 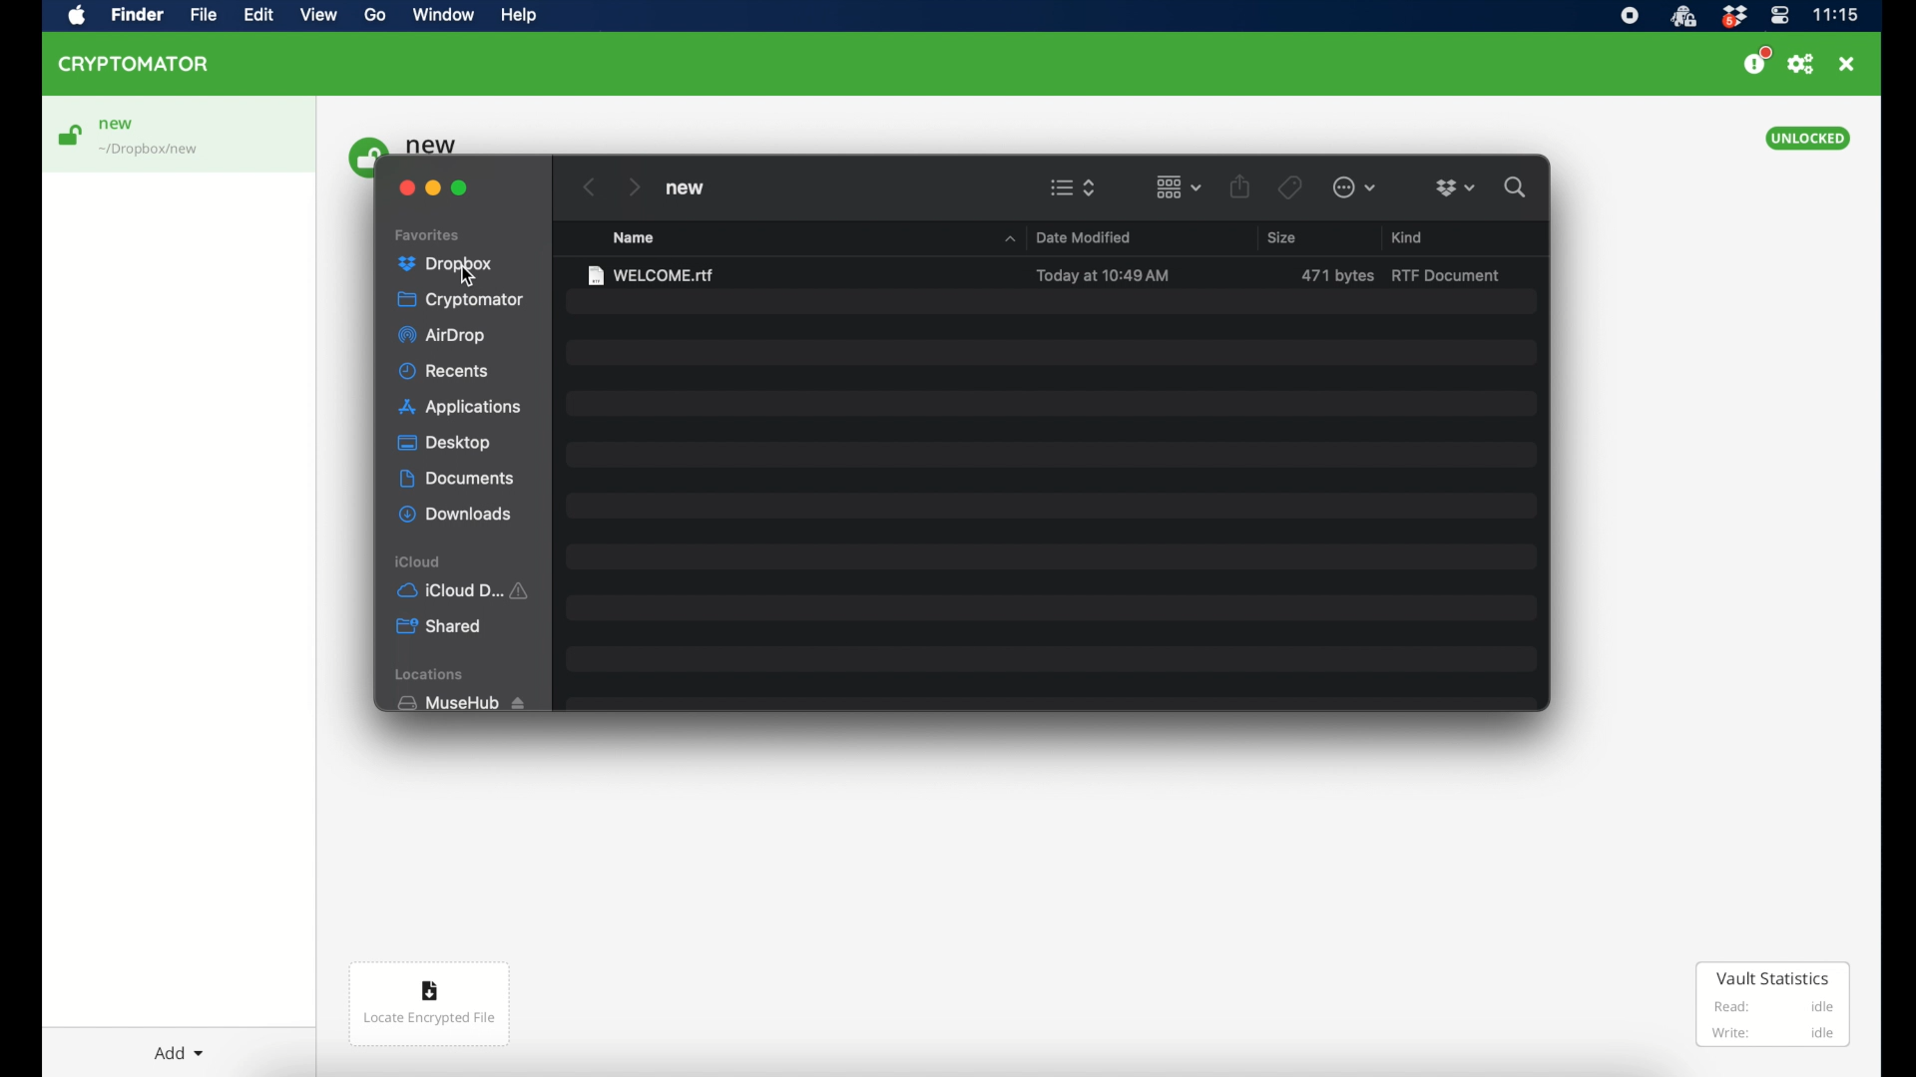 I want to click on window, so click(x=443, y=14).